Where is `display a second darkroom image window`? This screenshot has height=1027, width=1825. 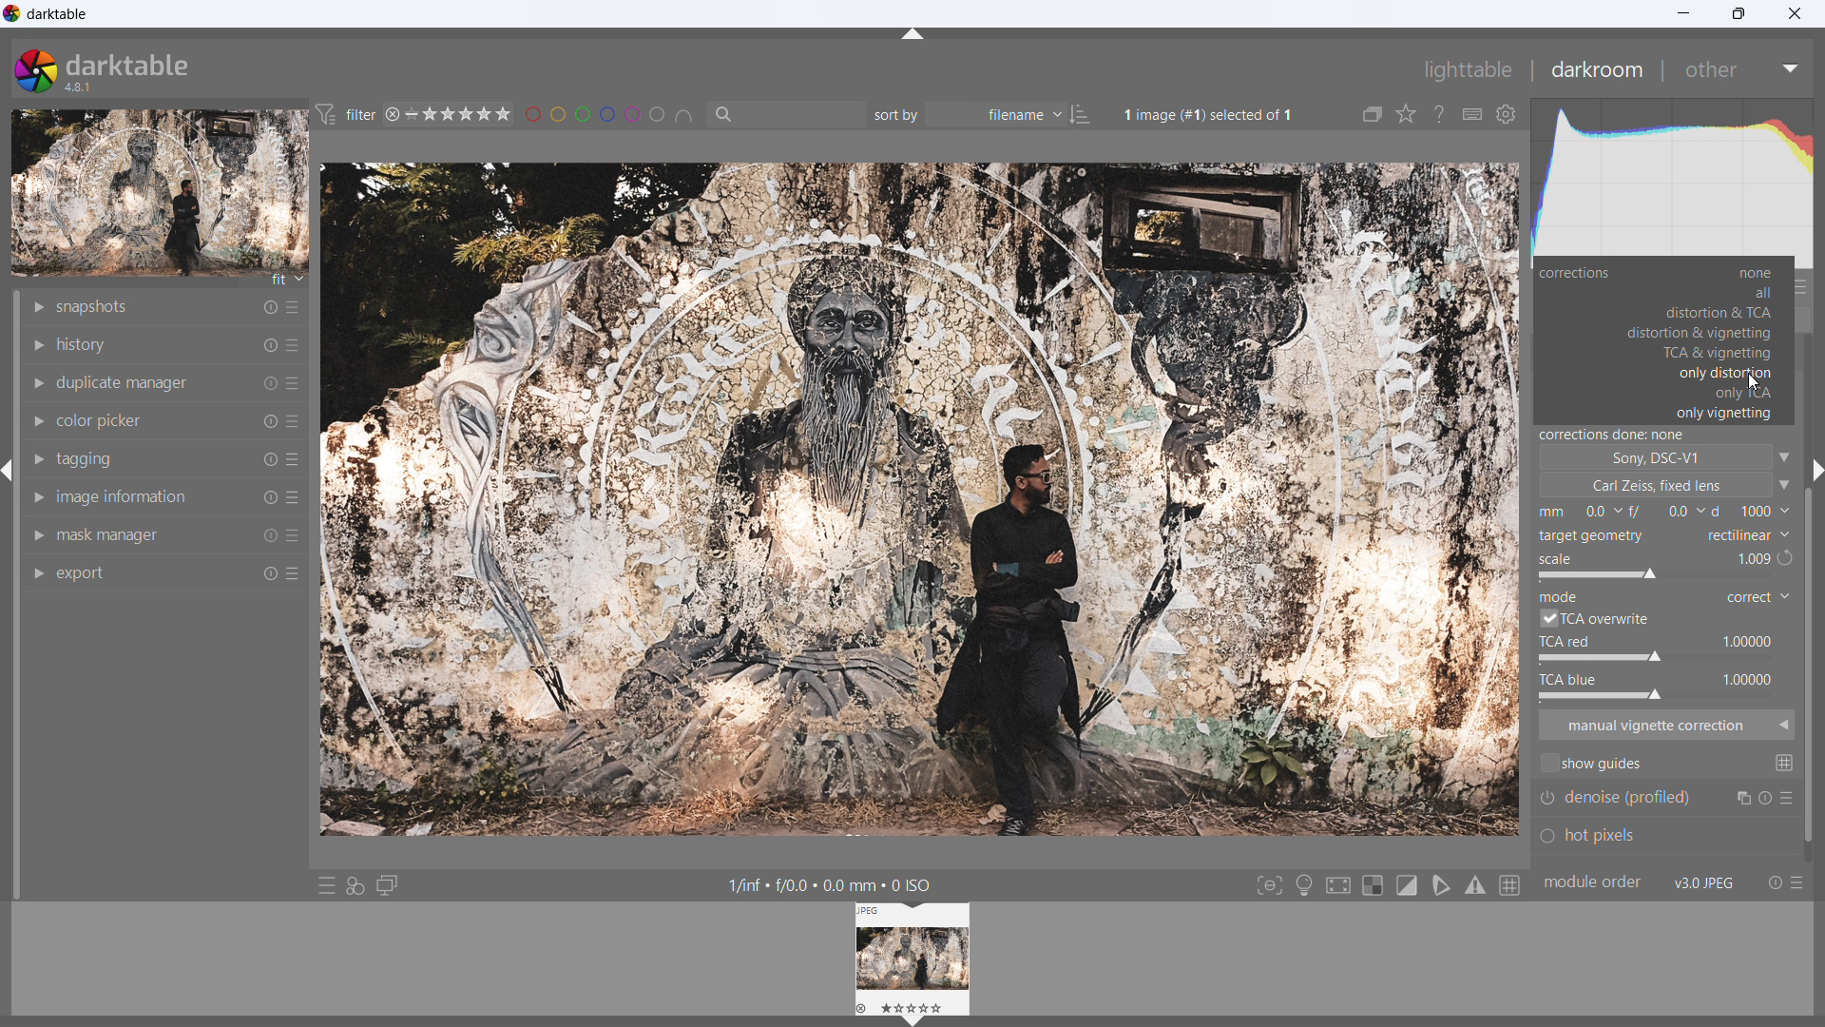 display a second darkroom image window is located at coordinates (391, 885).